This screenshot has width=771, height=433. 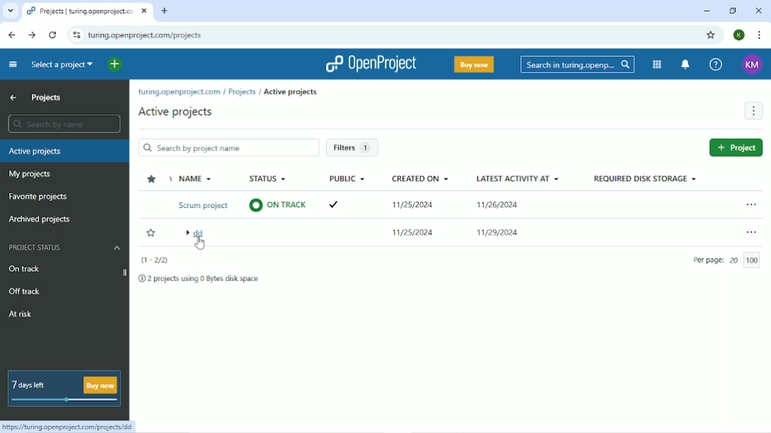 What do you see at coordinates (498, 205) in the screenshot?
I see `date` at bounding box center [498, 205].